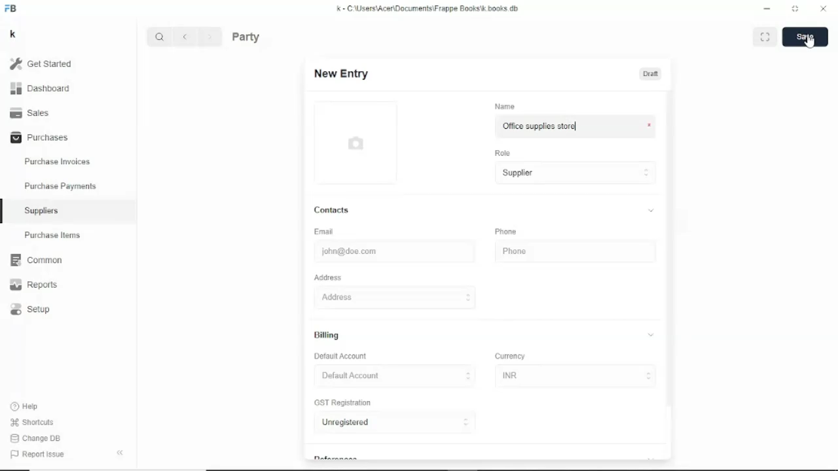 The image size is (838, 471). I want to click on Dashboard, so click(41, 89).